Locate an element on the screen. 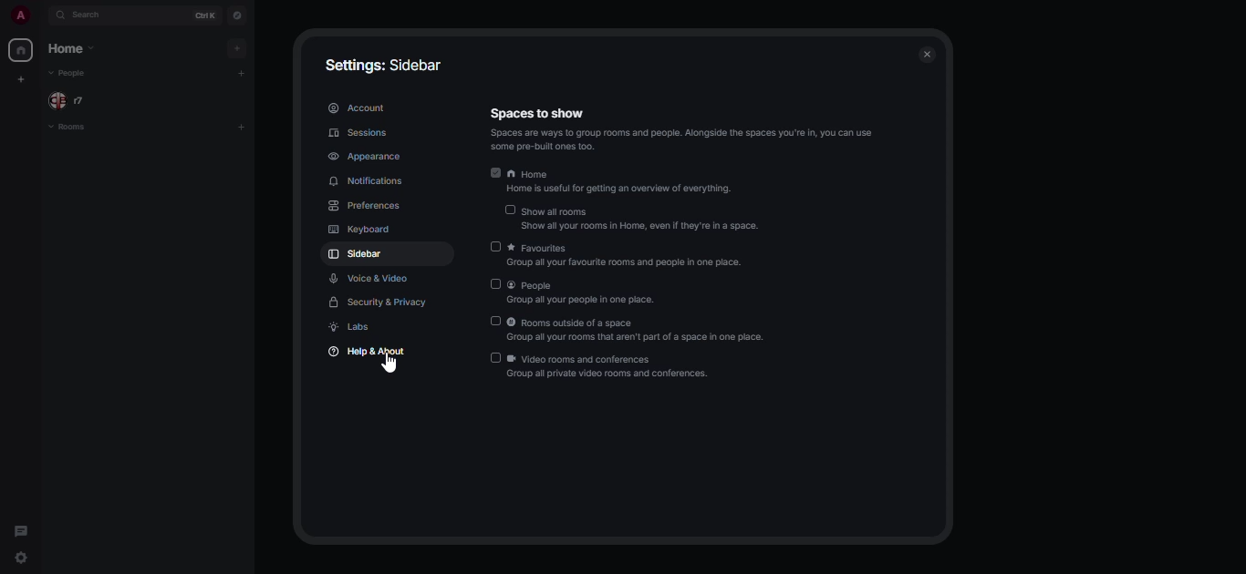 This screenshot has height=574, width=1246. disabled is located at coordinates (493, 357).